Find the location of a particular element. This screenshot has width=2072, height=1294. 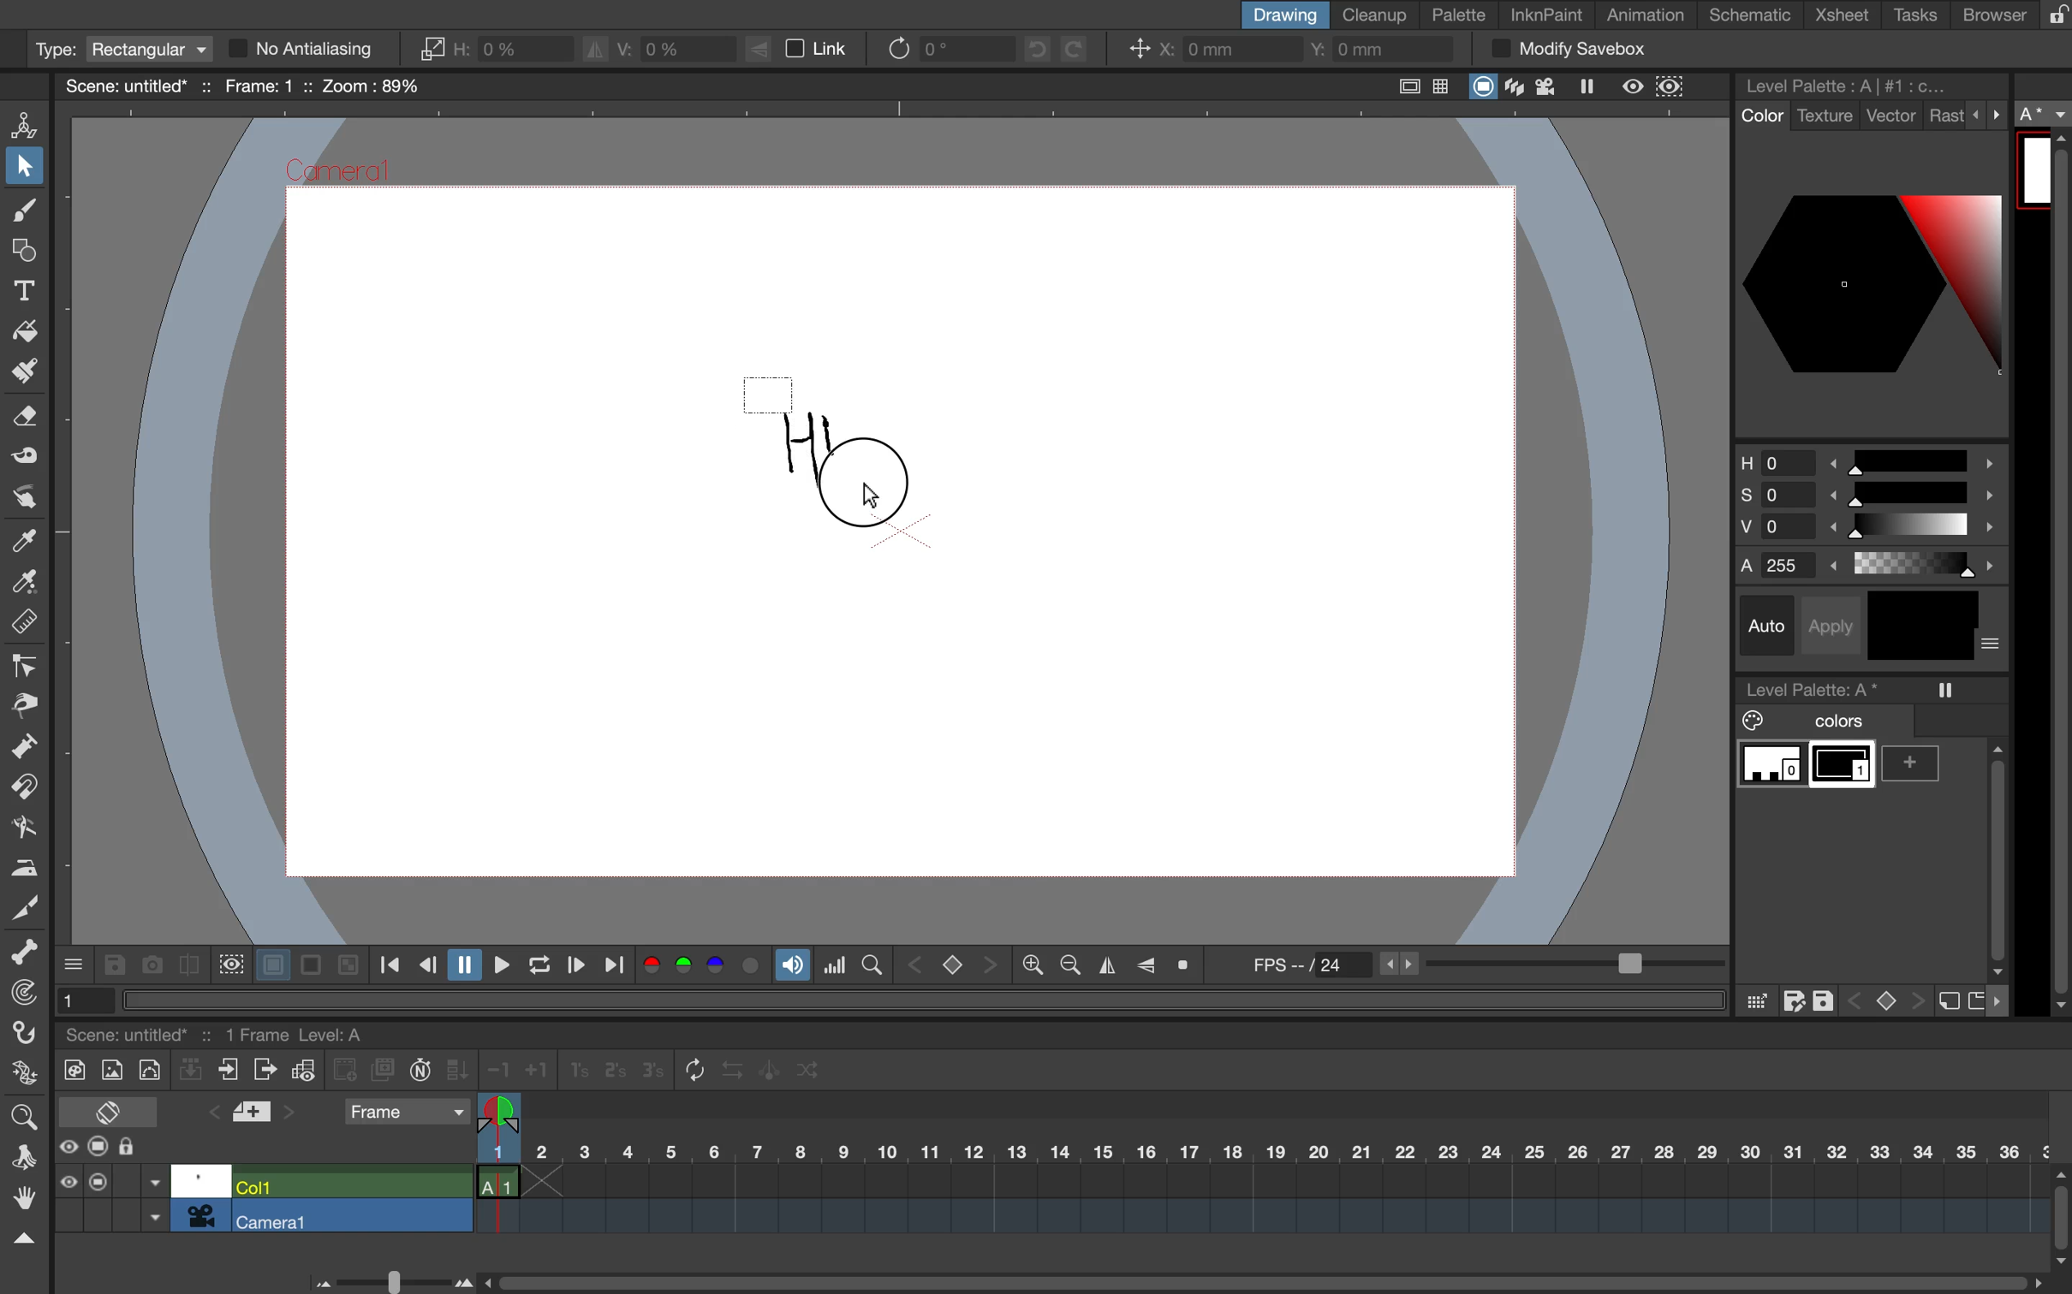

auto input cell number is located at coordinates (420, 1073).